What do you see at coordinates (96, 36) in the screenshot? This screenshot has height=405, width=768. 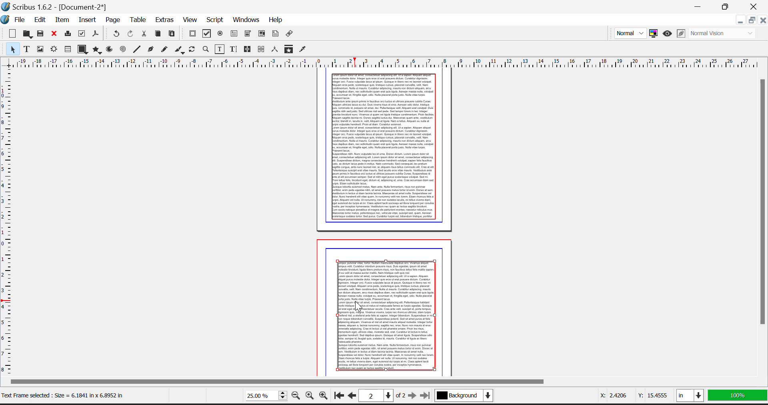 I see `Export as PDF` at bounding box center [96, 36].